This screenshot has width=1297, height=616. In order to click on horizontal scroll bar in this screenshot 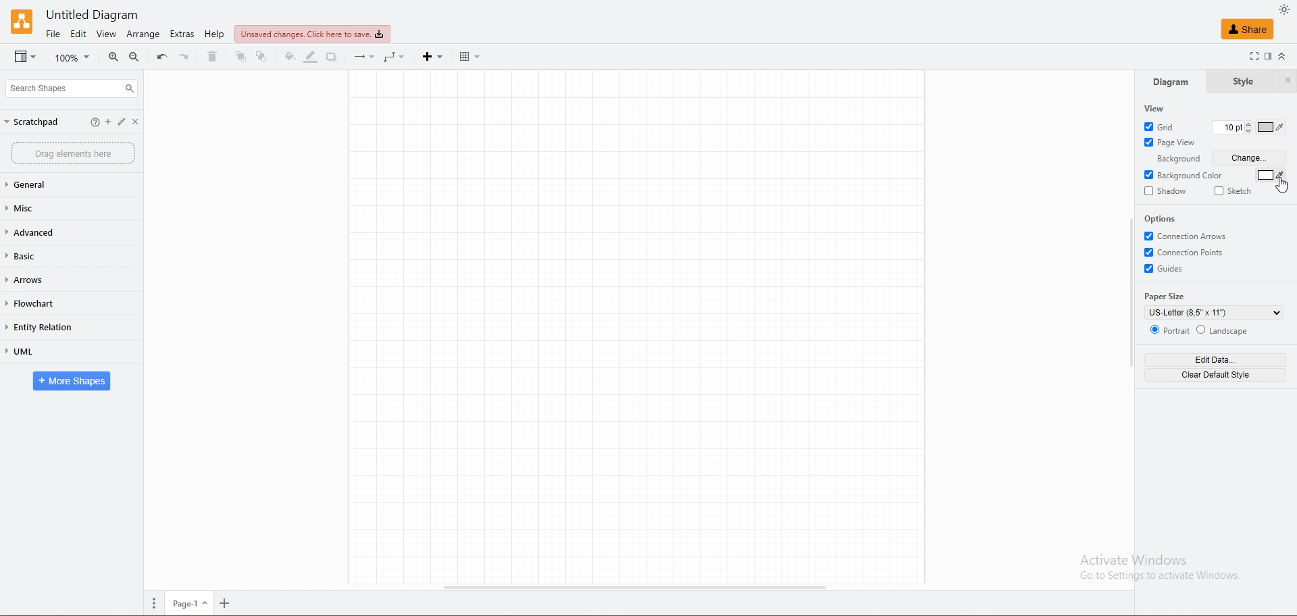, I will do `click(632, 588)`.